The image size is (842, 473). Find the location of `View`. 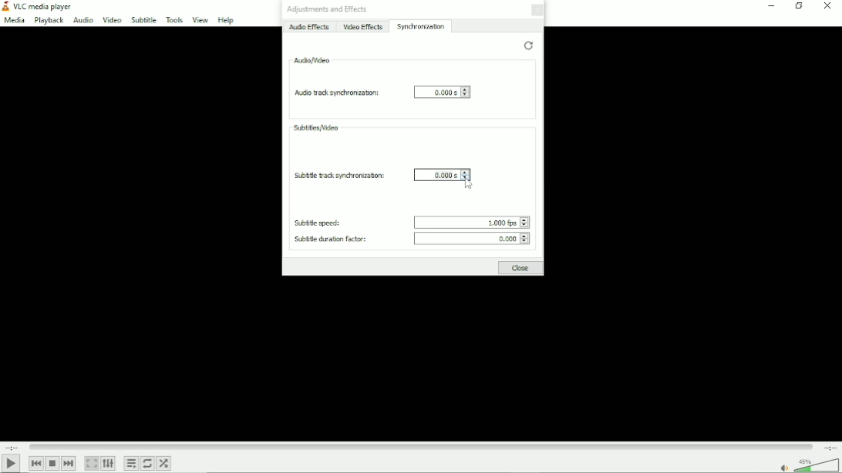

View is located at coordinates (200, 19).